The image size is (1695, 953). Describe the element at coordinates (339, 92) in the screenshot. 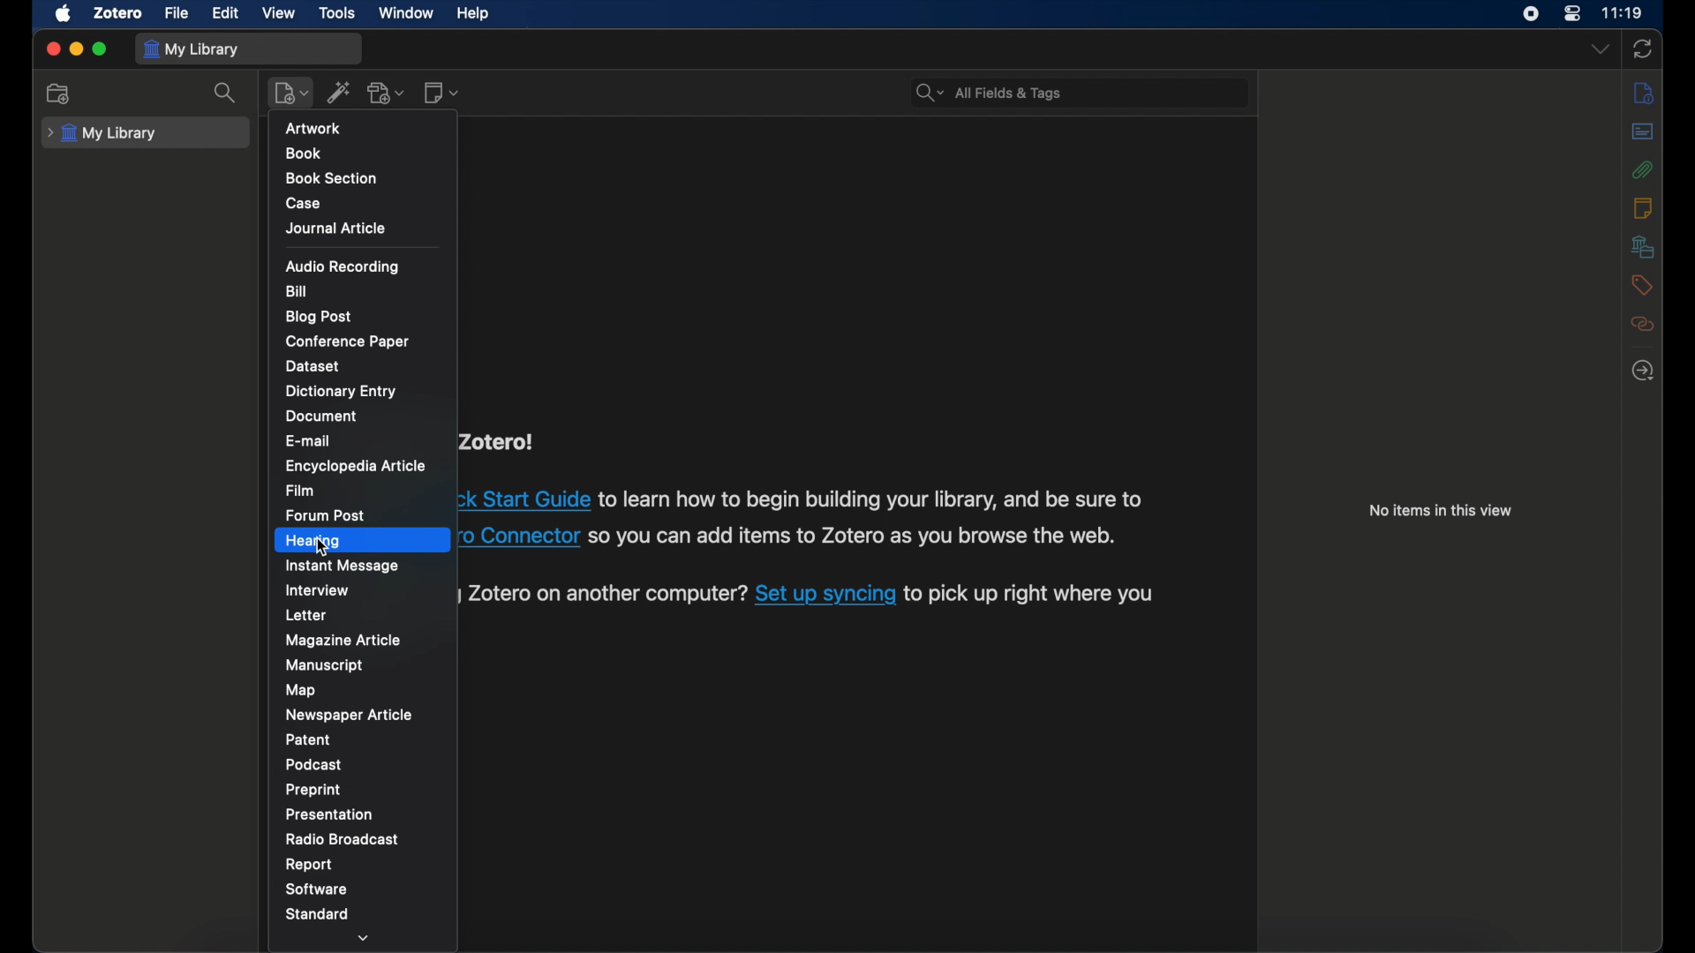

I see `add item by identifier` at that location.